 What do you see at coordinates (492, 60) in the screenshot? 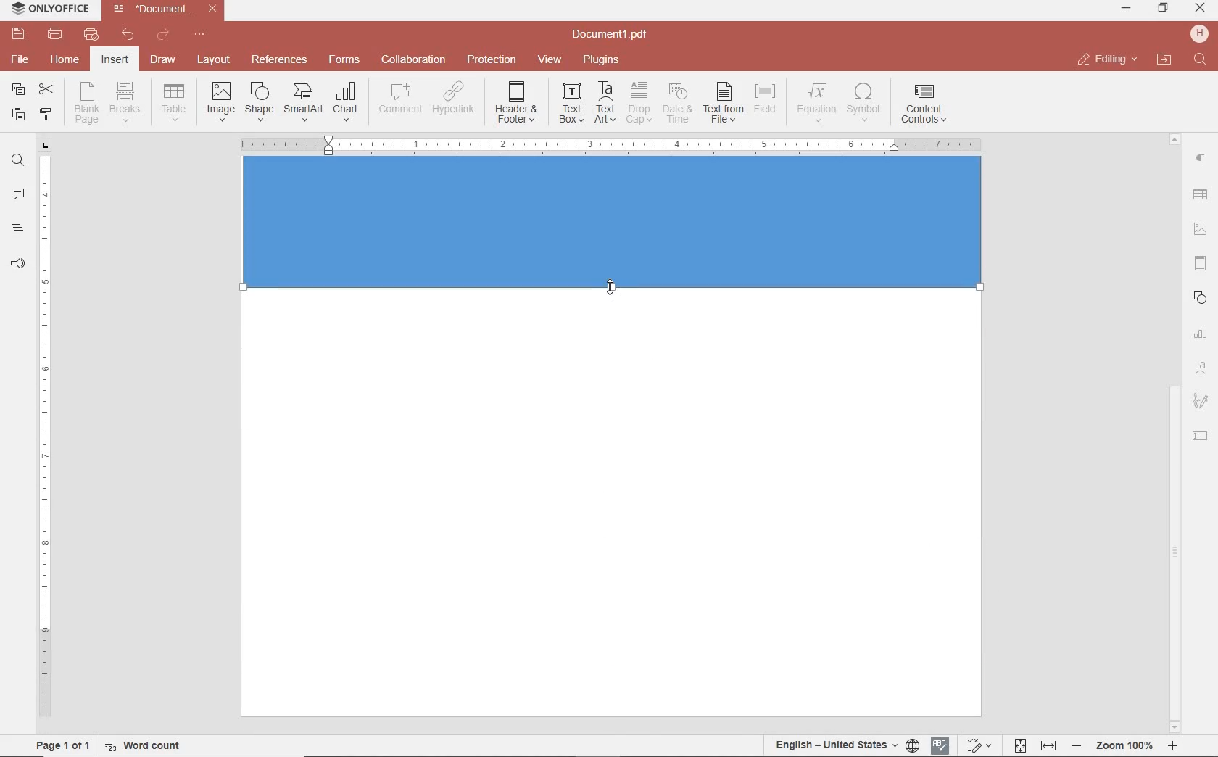
I see `protection` at bounding box center [492, 60].